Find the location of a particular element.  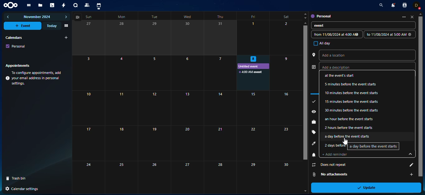

share is located at coordinates (314, 111).